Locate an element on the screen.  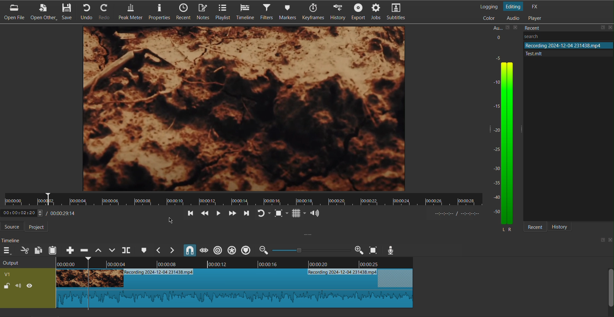
Recent Files is located at coordinates (557, 27).